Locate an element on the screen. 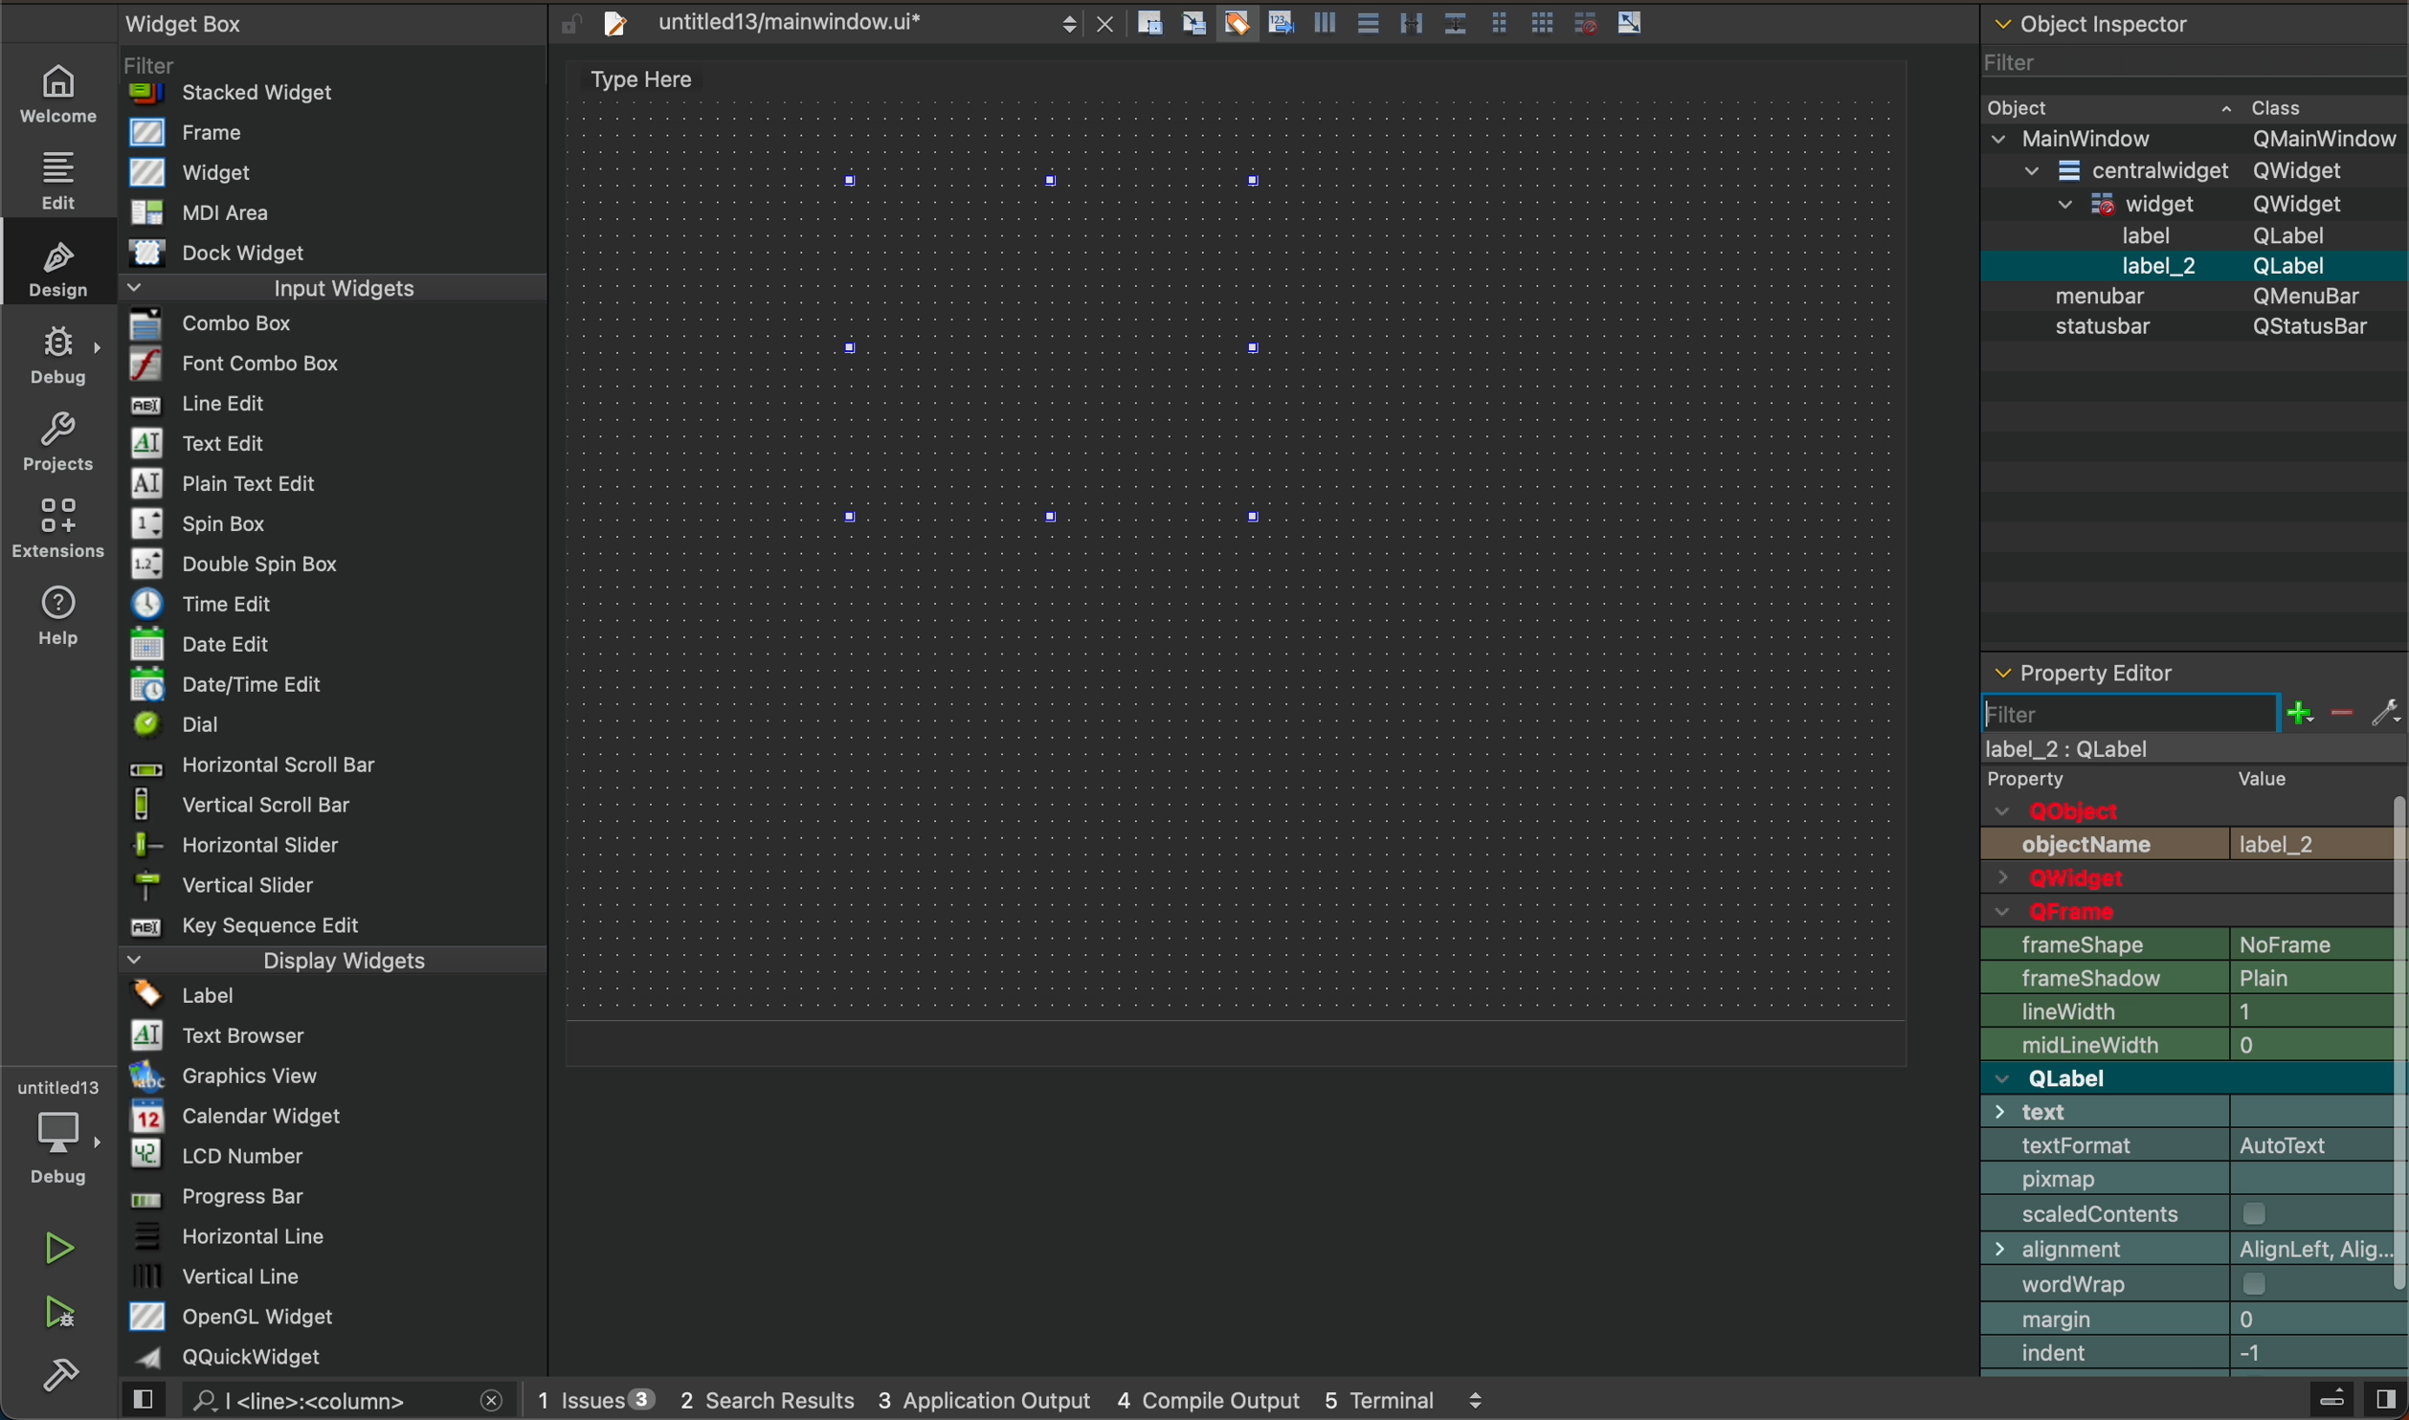 This screenshot has height=1420, width=2409. run is located at coordinates (57, 1245).